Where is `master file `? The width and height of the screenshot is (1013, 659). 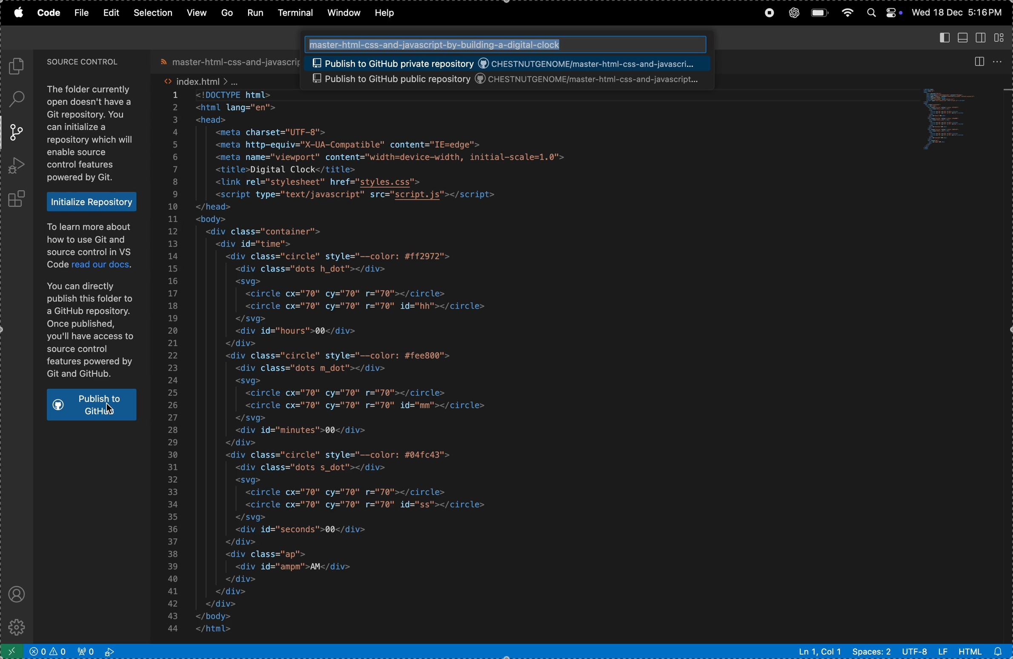 master file  is located at coordinates (229, 62).